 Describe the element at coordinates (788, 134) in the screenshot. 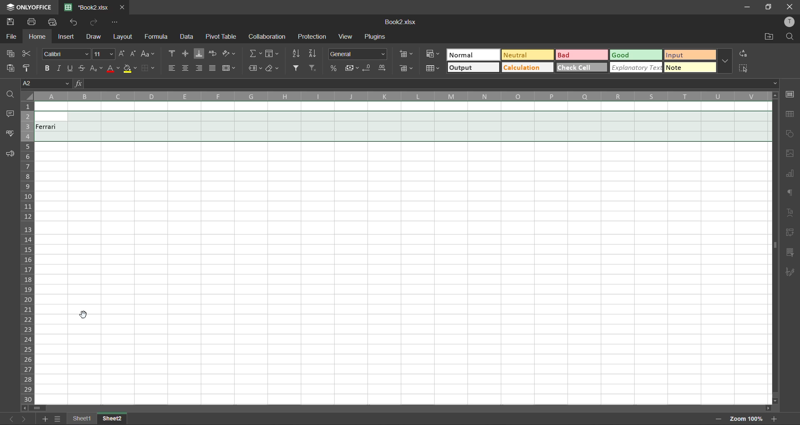

I see `shapes` at that location.